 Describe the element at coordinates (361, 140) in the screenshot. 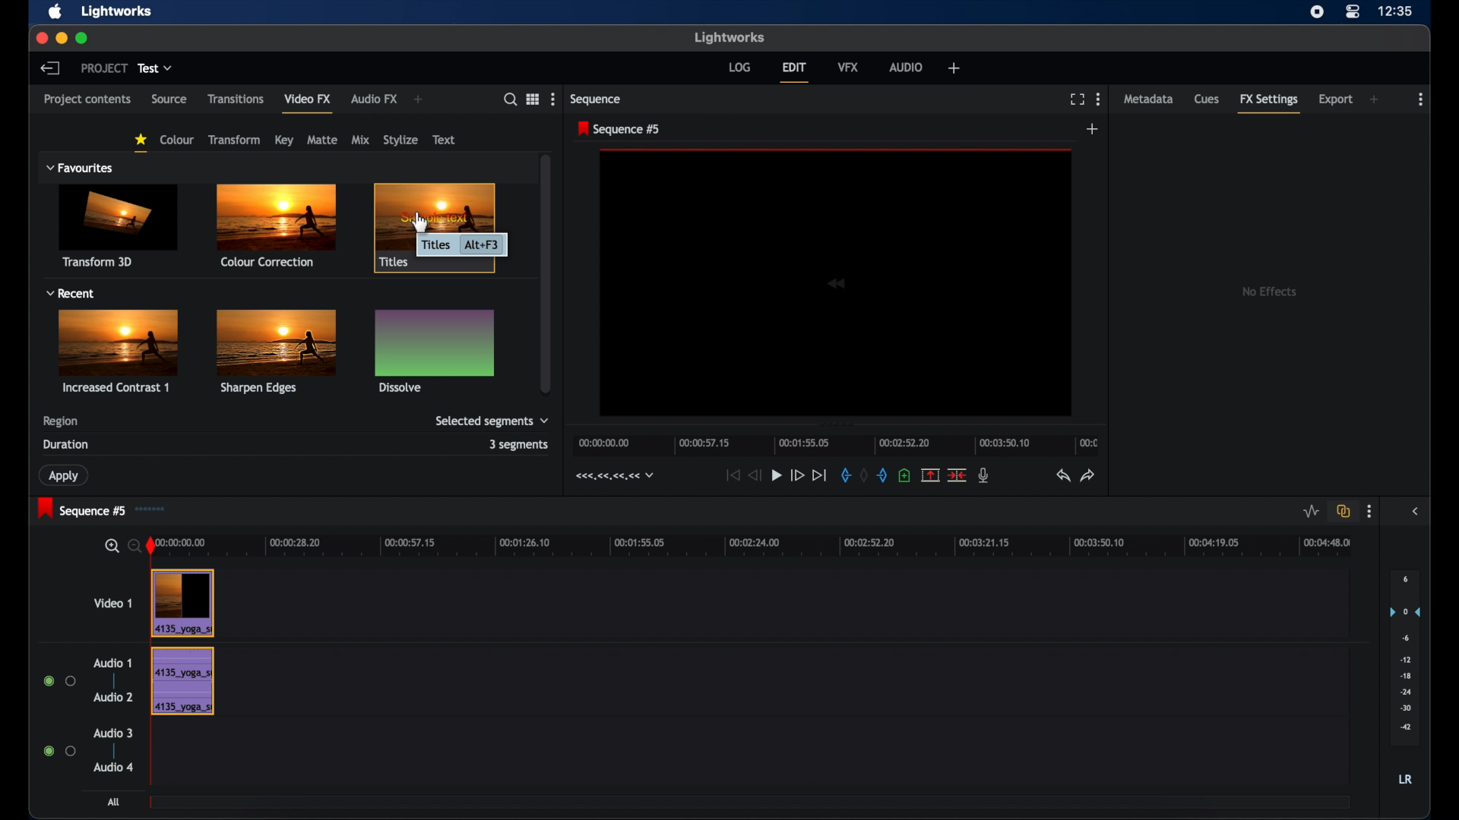

I see `mix` at that location.